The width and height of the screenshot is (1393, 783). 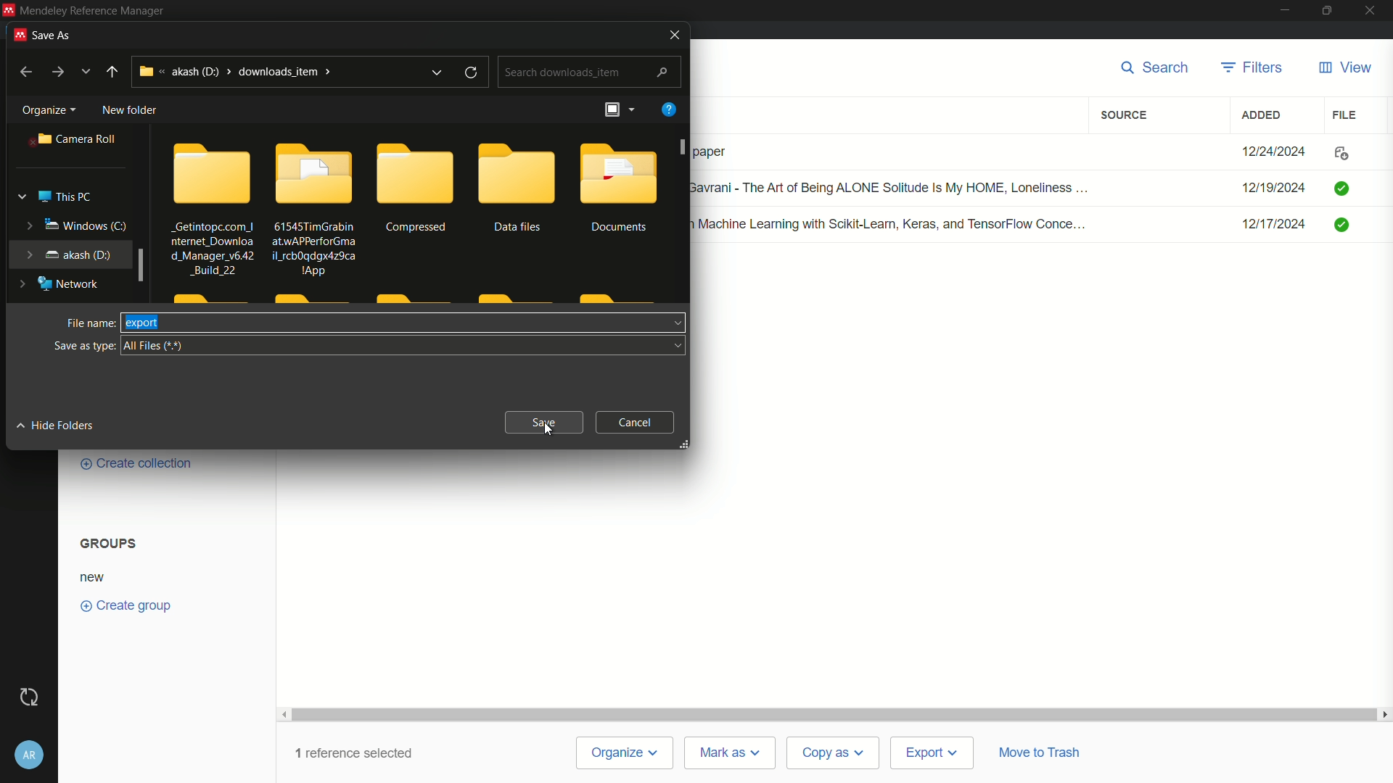 I want to click on create collection, so click(x=134, y=464).